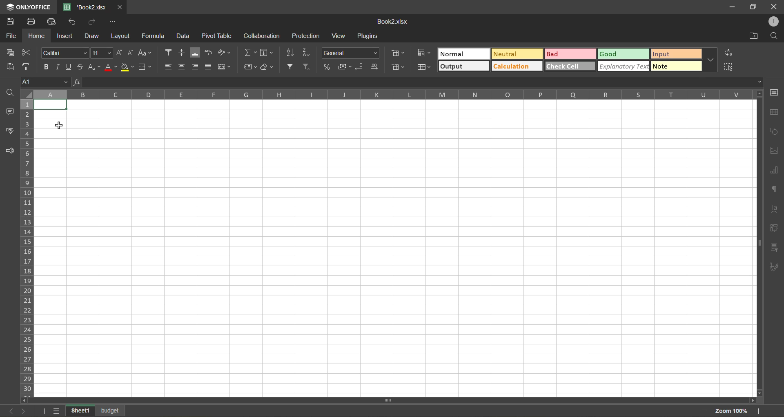  I want to click on shapes, so click(775, 132).